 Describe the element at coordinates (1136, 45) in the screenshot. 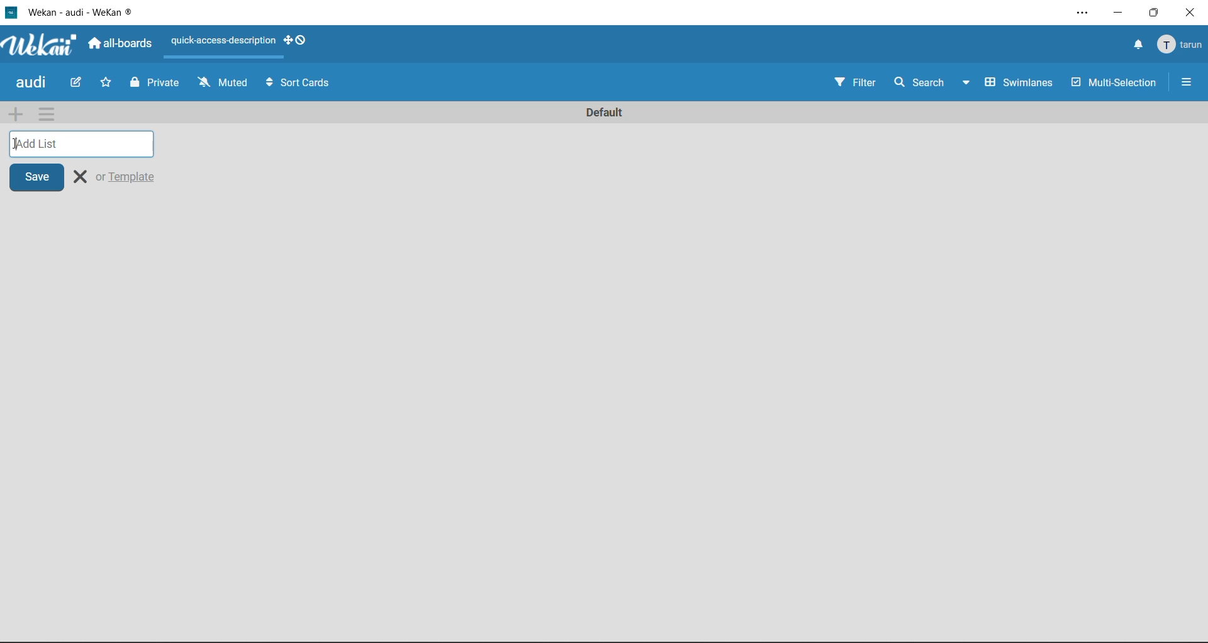

I see ` notifications` at that location.